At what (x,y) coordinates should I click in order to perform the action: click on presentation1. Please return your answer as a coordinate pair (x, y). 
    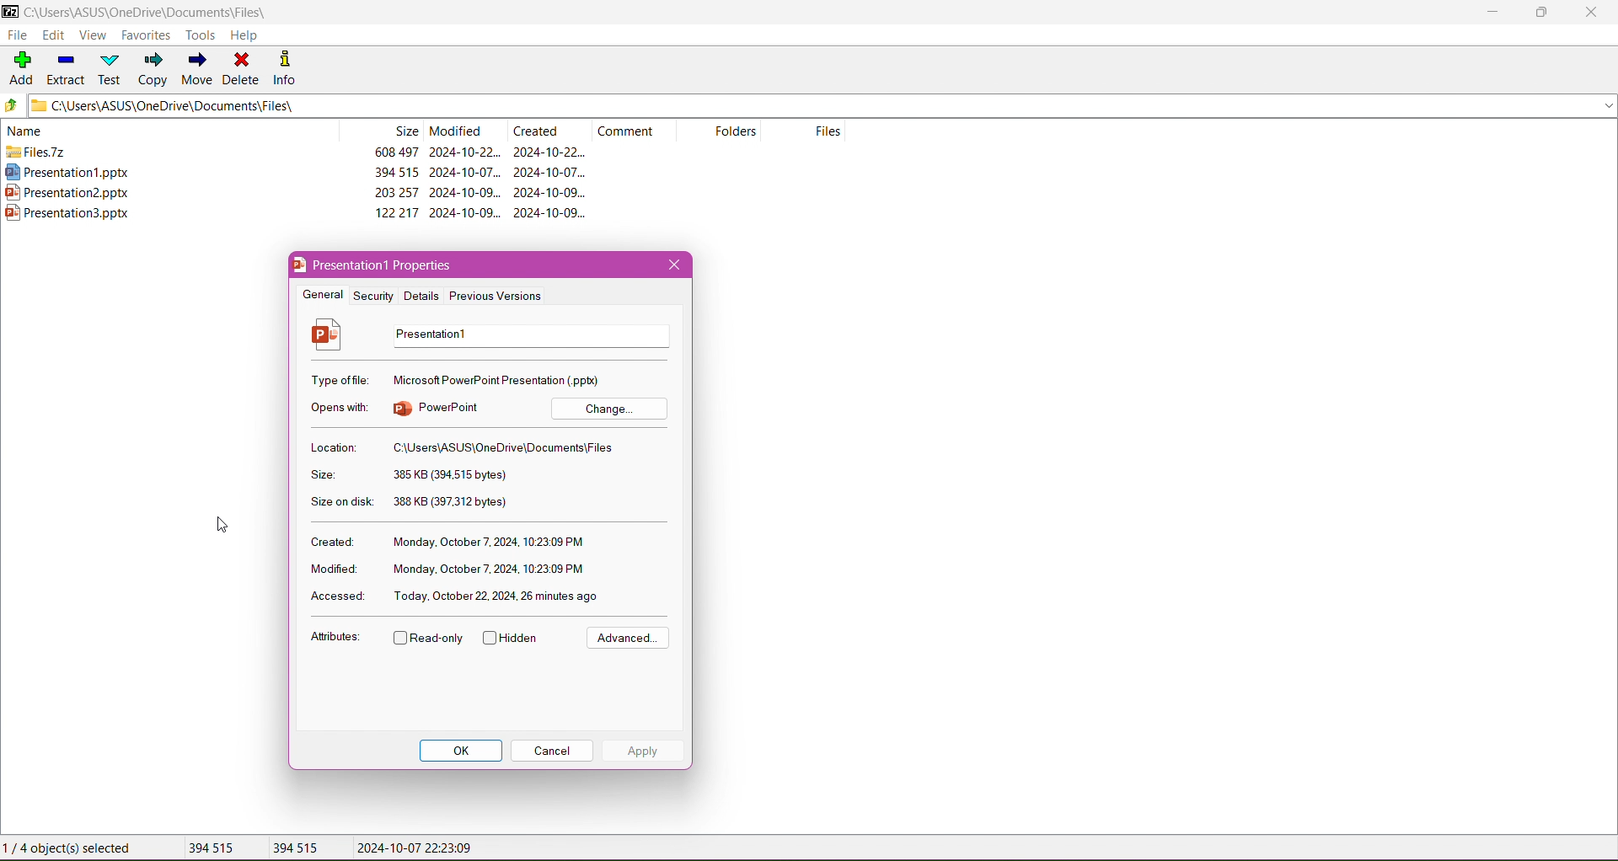
    Looking at the image, I should click on (531, 335).